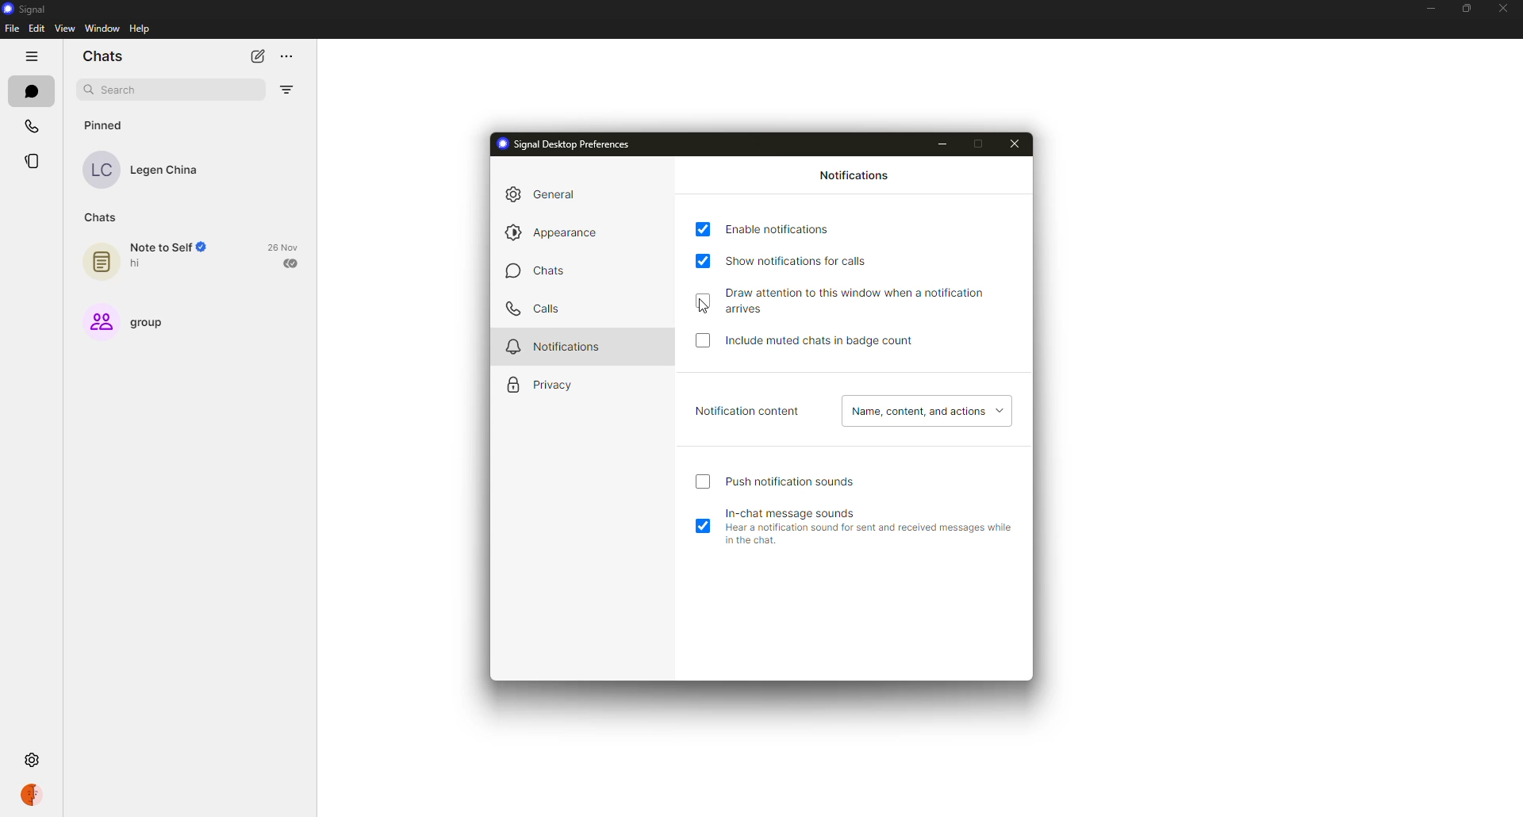 The width and height of the screenshot is (1523, 817). Describe the element at coordinates (292, 263) in the screenshot. I see `sent` at that location.